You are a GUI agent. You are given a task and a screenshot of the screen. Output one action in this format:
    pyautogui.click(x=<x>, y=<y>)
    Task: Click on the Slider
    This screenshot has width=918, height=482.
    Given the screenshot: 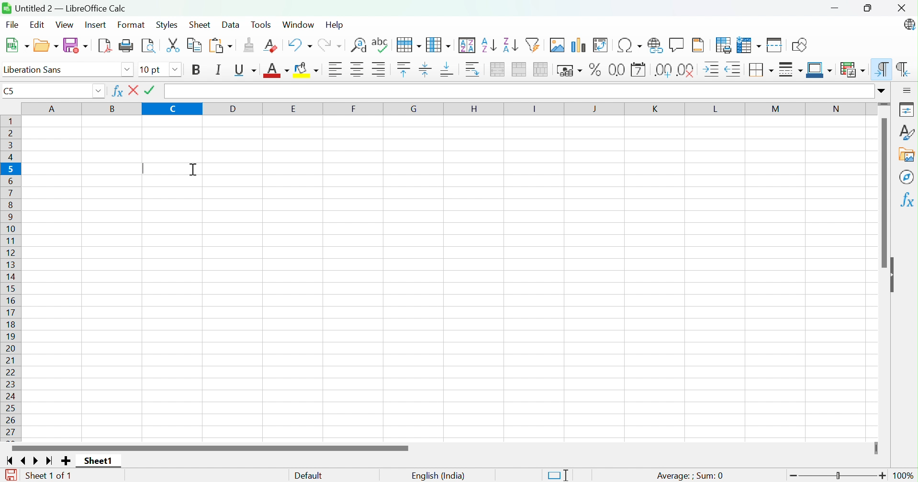 What is the action you would take?
    pyautogui.click(x=884, y=104)
    